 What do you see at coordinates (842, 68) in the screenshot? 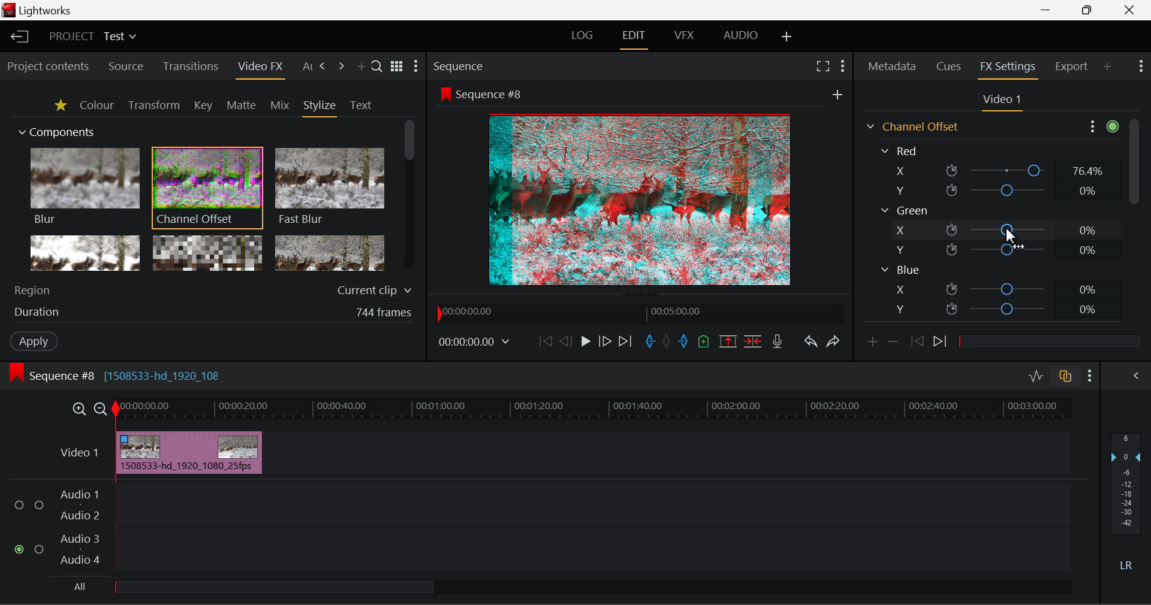
I see `Show Settings` at bounding box center [842, 68].